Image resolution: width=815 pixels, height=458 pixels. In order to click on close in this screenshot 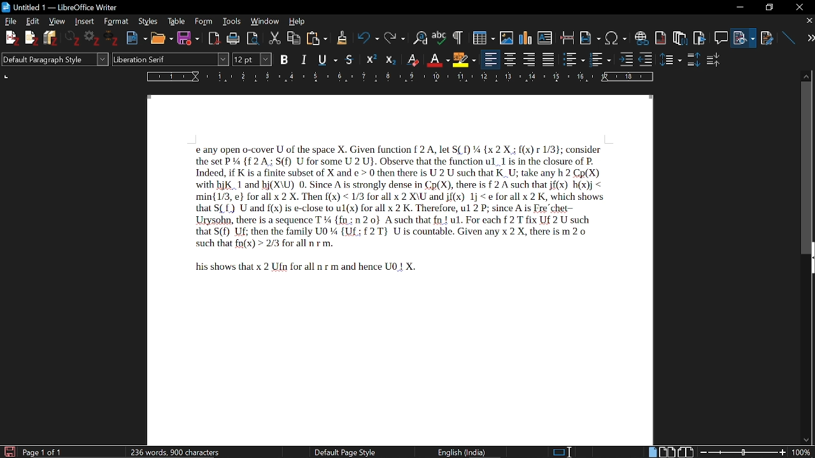, I will do `click(808, 22)`.